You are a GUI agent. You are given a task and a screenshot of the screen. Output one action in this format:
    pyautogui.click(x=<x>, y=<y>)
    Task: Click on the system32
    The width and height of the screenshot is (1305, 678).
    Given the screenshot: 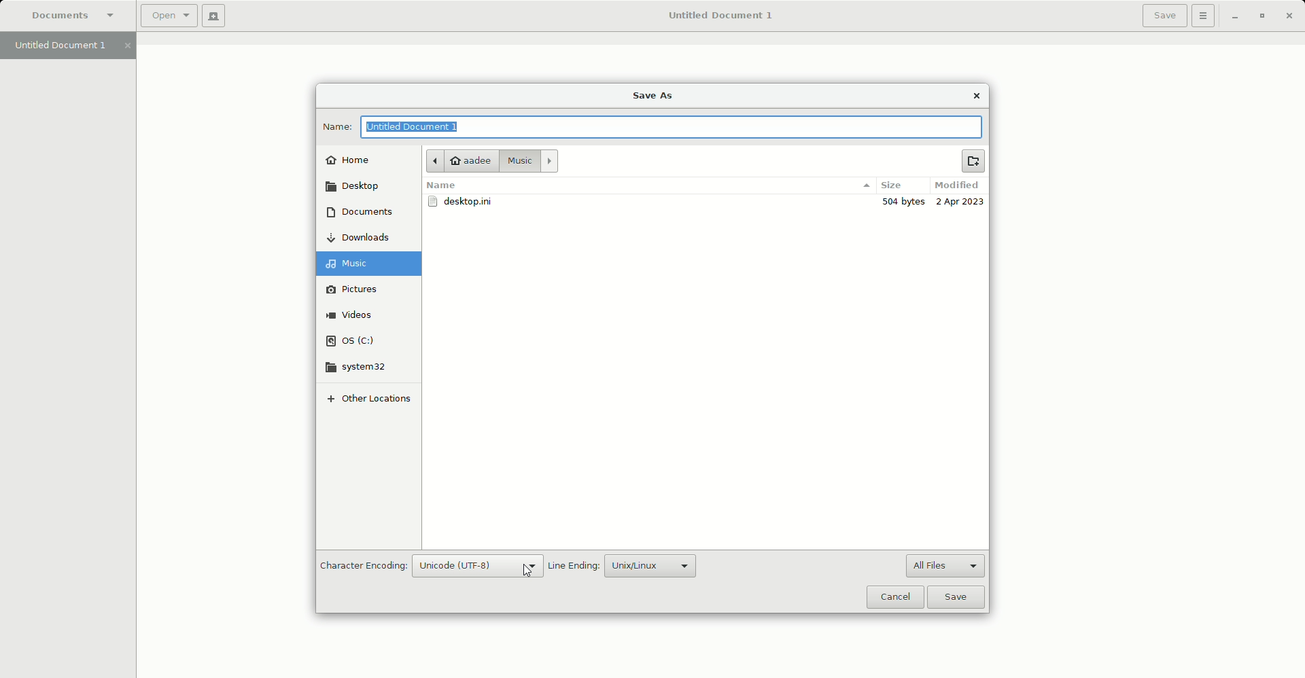 What is the action you would take?
    pyautogui.click(x=368, y=367)
    